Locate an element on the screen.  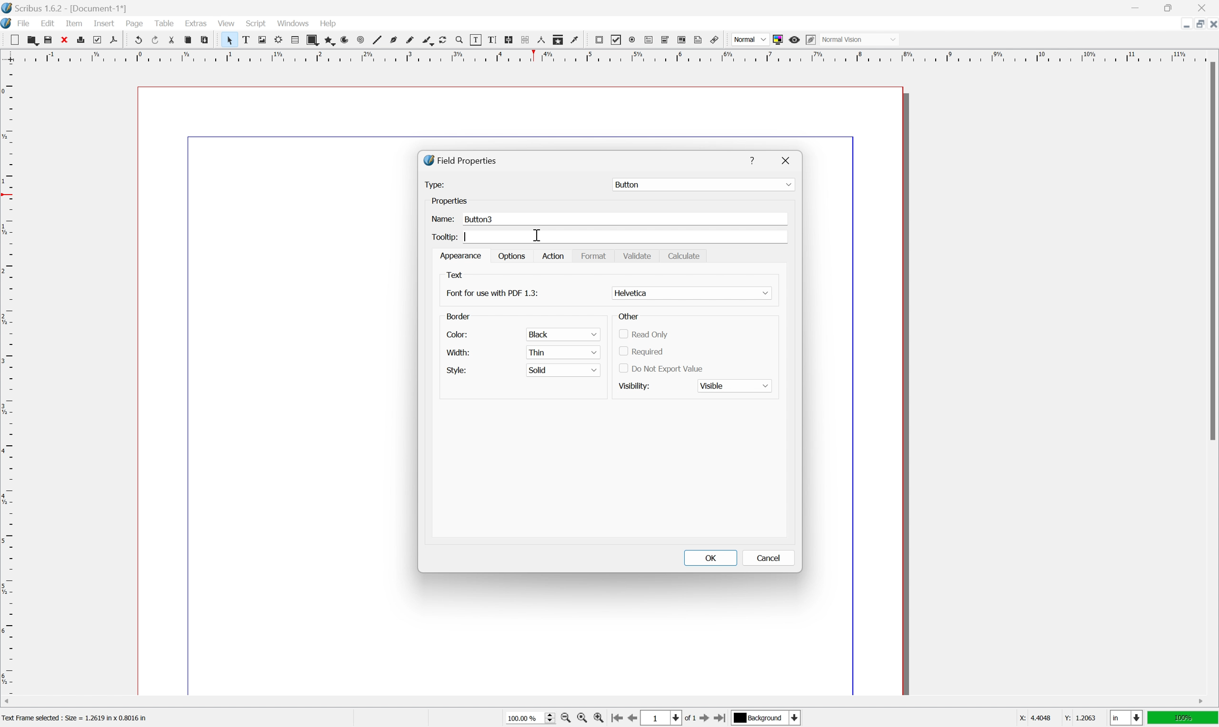
polygon is located at coordinates (328, 41).